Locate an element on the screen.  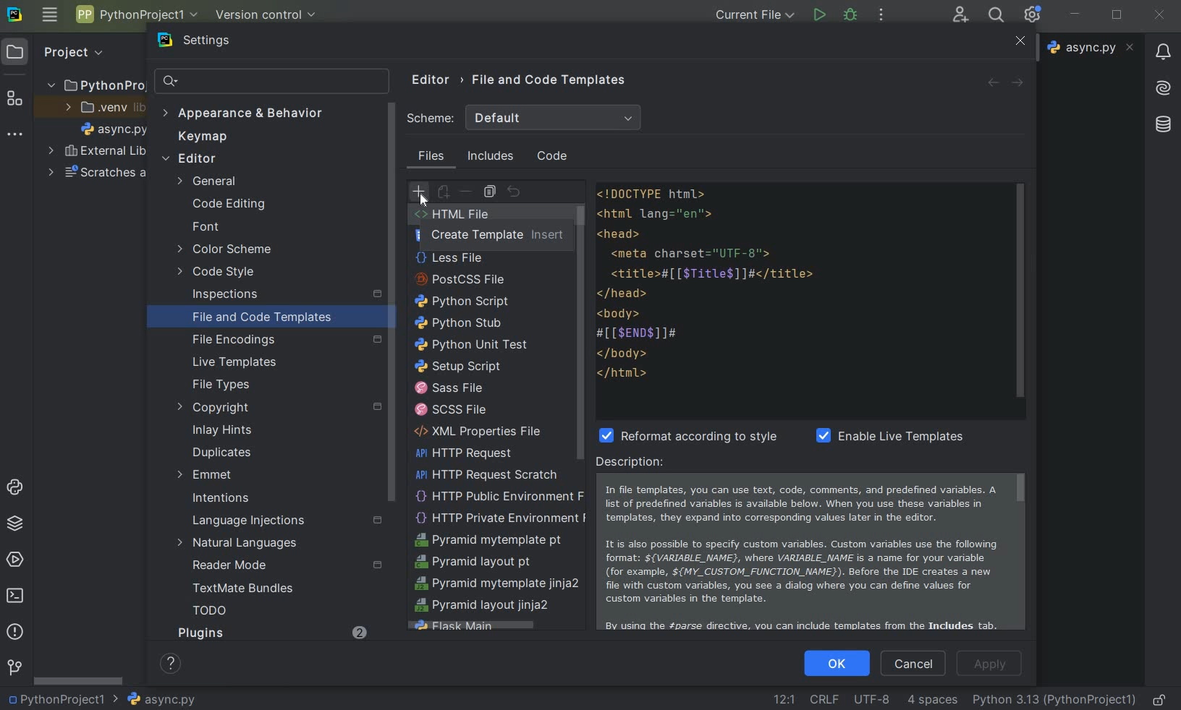
HTTP Private Environment is located at coordinates (499, 518).